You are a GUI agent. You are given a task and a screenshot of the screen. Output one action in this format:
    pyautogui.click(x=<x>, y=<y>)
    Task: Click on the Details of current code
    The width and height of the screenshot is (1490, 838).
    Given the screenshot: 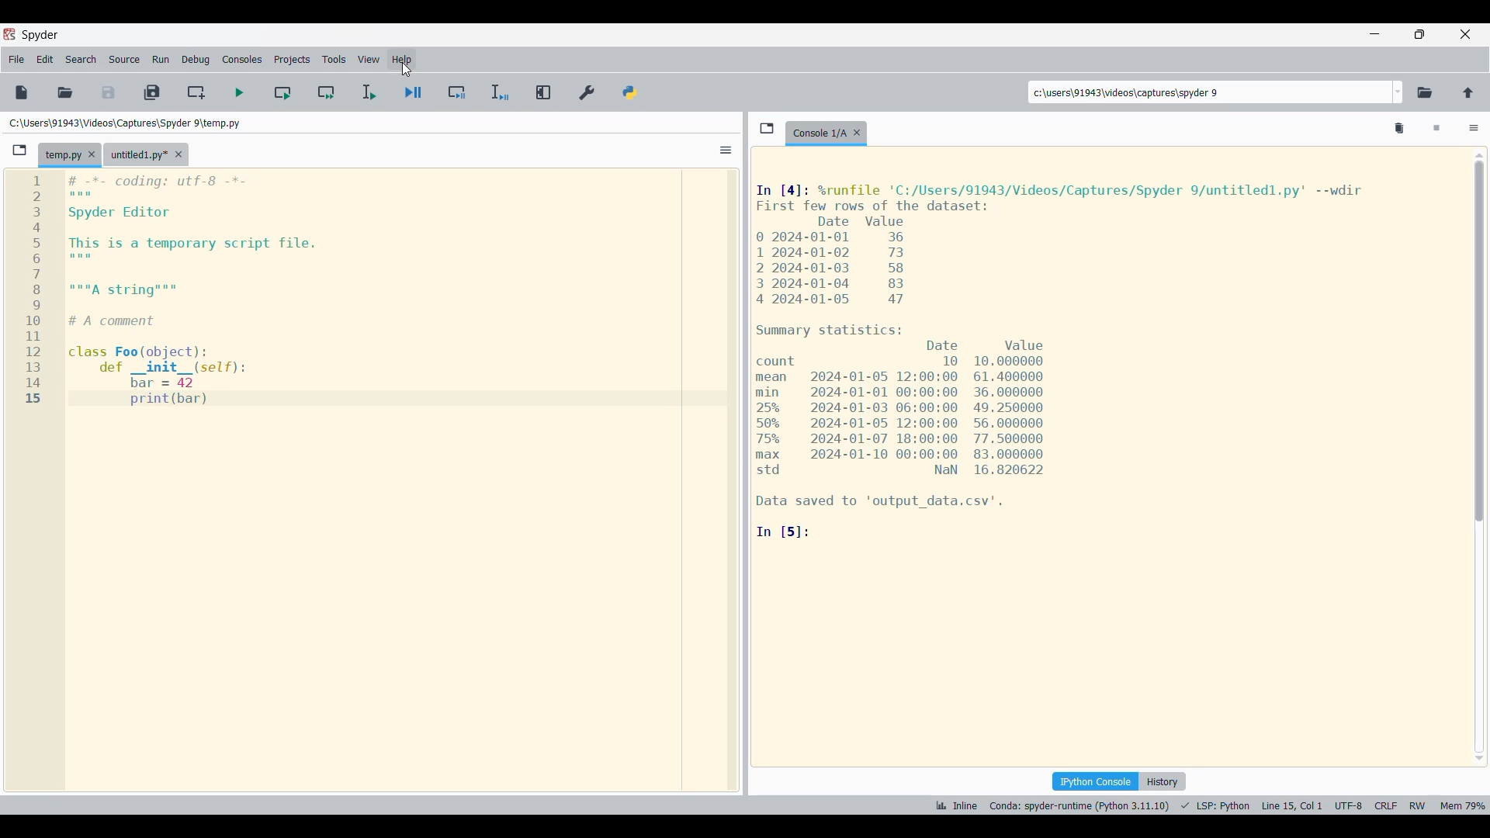 What is the action you would take?
    pyautogui.click(x=1070, y=361)
    